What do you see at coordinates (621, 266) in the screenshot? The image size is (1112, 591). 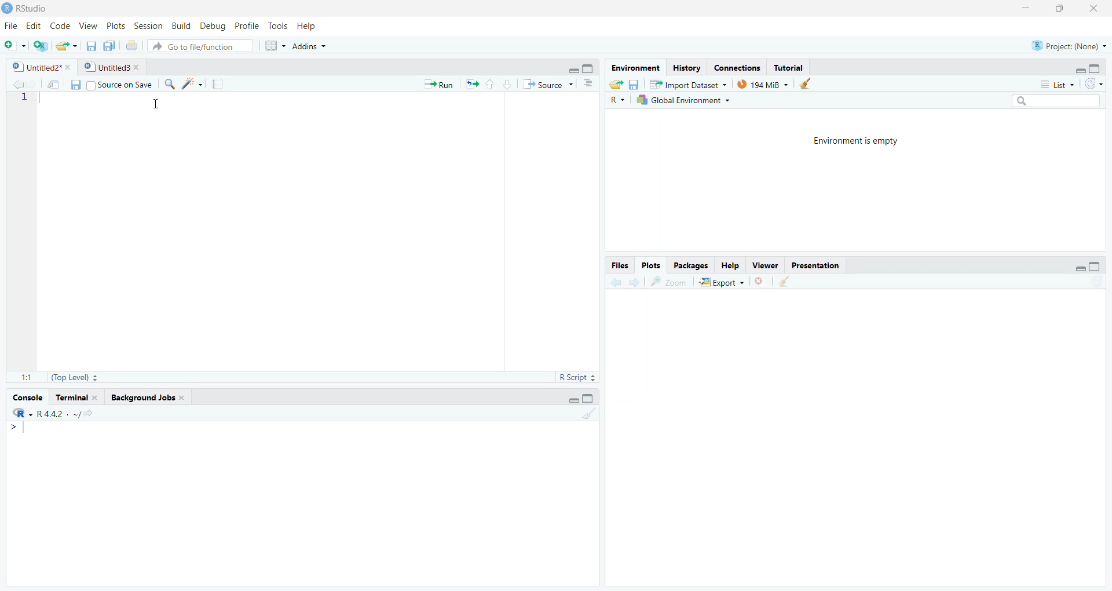 I see `Files` at bounding box center [621, 266].